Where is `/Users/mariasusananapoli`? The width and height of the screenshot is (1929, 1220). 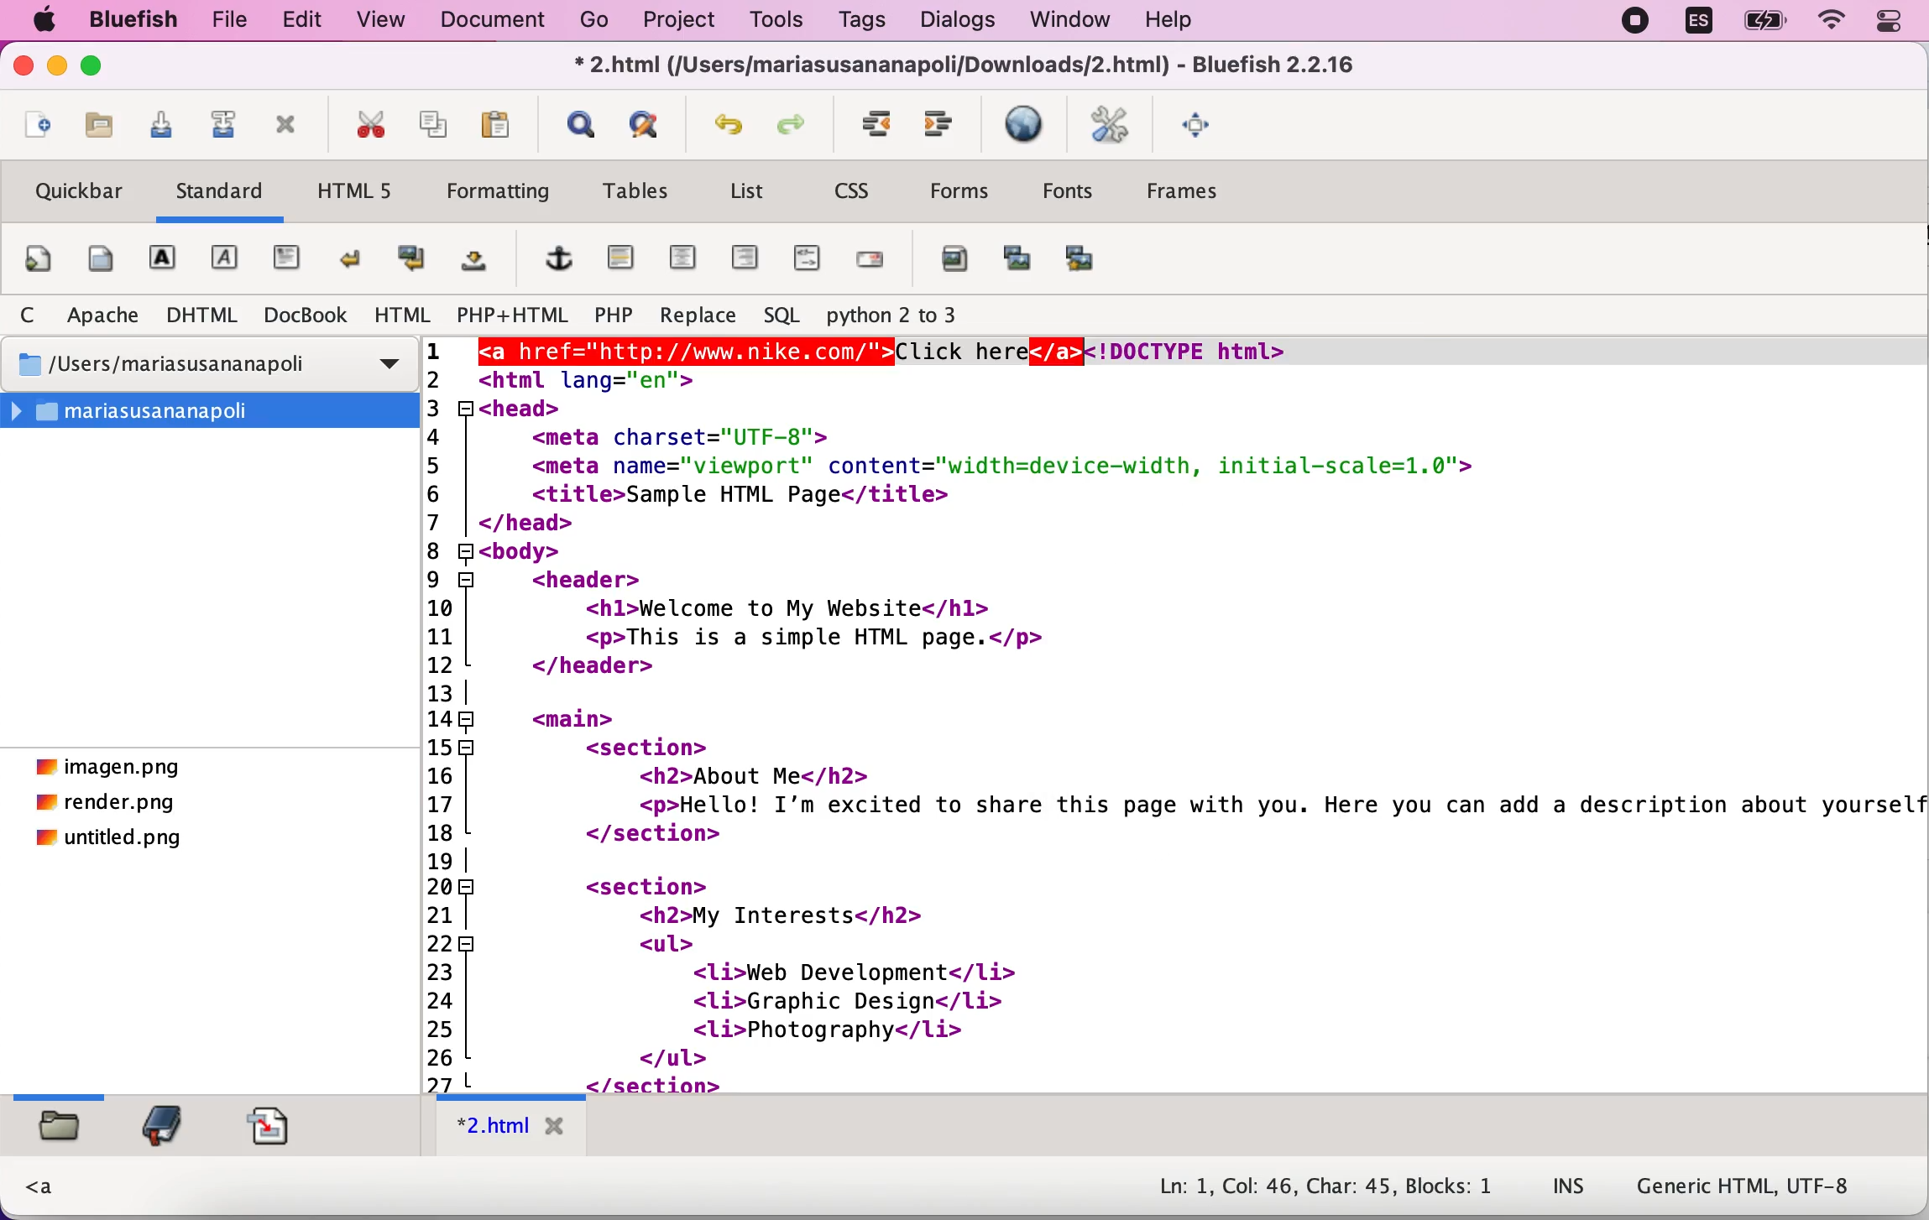
/Users/mariasusananapoli is located at coordinates (212, 366).